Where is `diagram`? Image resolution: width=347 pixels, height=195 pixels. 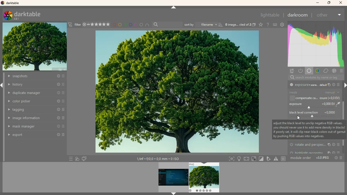 diagram is located at coordinates (76, 158).